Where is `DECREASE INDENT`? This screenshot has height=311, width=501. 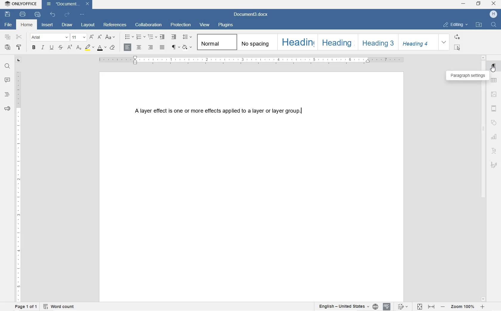
DECREASE INDENT is located at coordinates (163, 37).